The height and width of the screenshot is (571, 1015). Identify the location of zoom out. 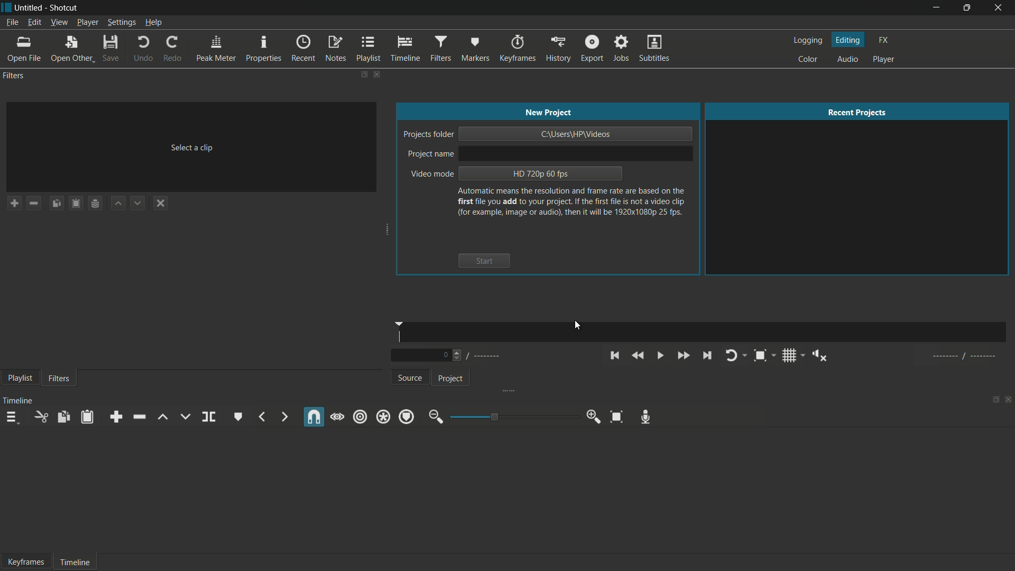
(434, 417).